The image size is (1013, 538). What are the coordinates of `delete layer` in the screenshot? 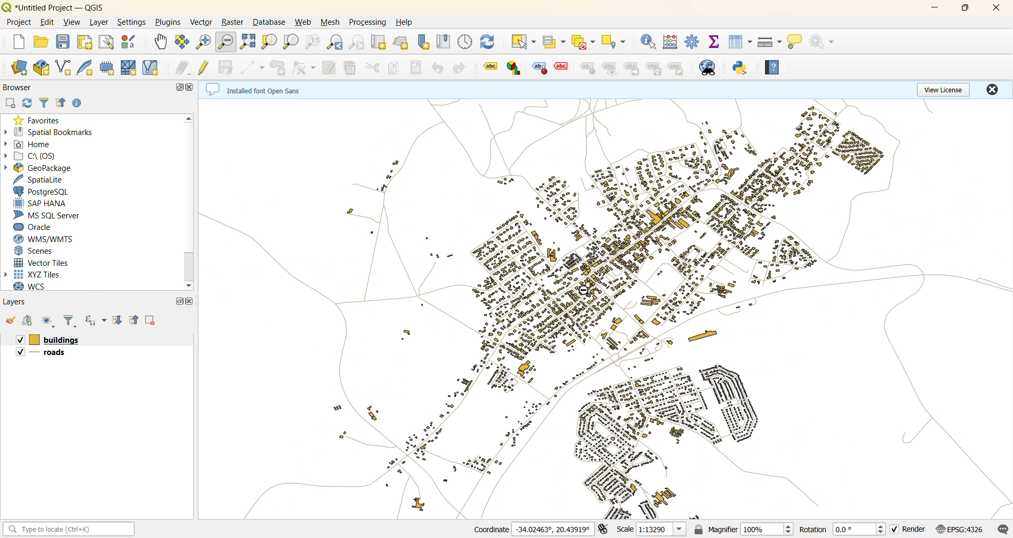 It's located at (152, 320).